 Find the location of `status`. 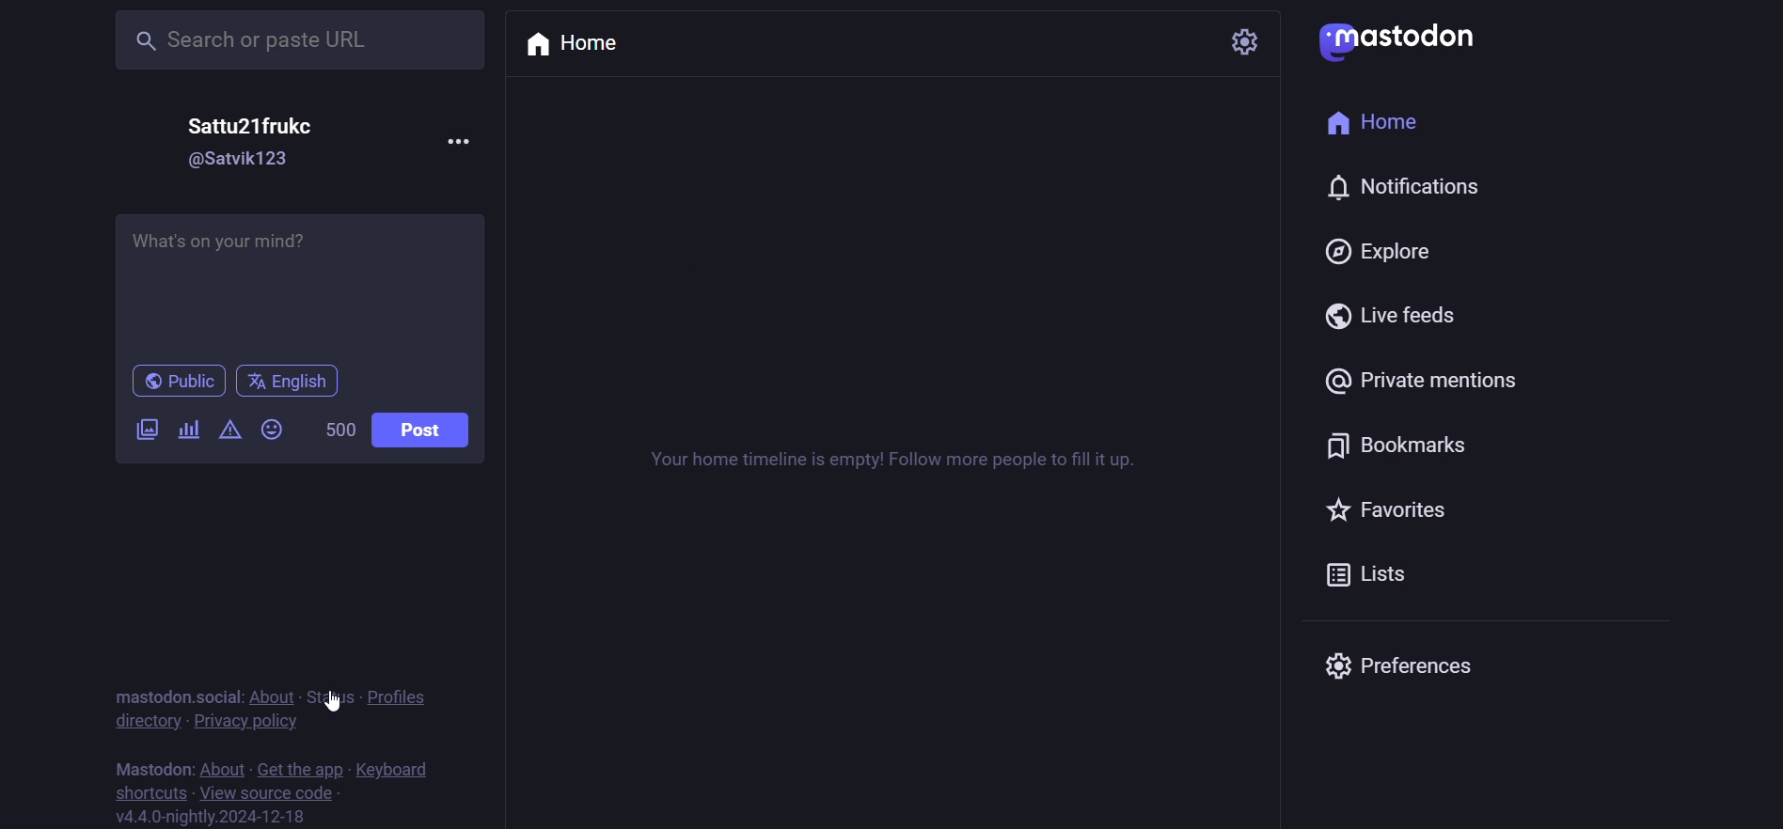

status is located at coordinates (328, 693).